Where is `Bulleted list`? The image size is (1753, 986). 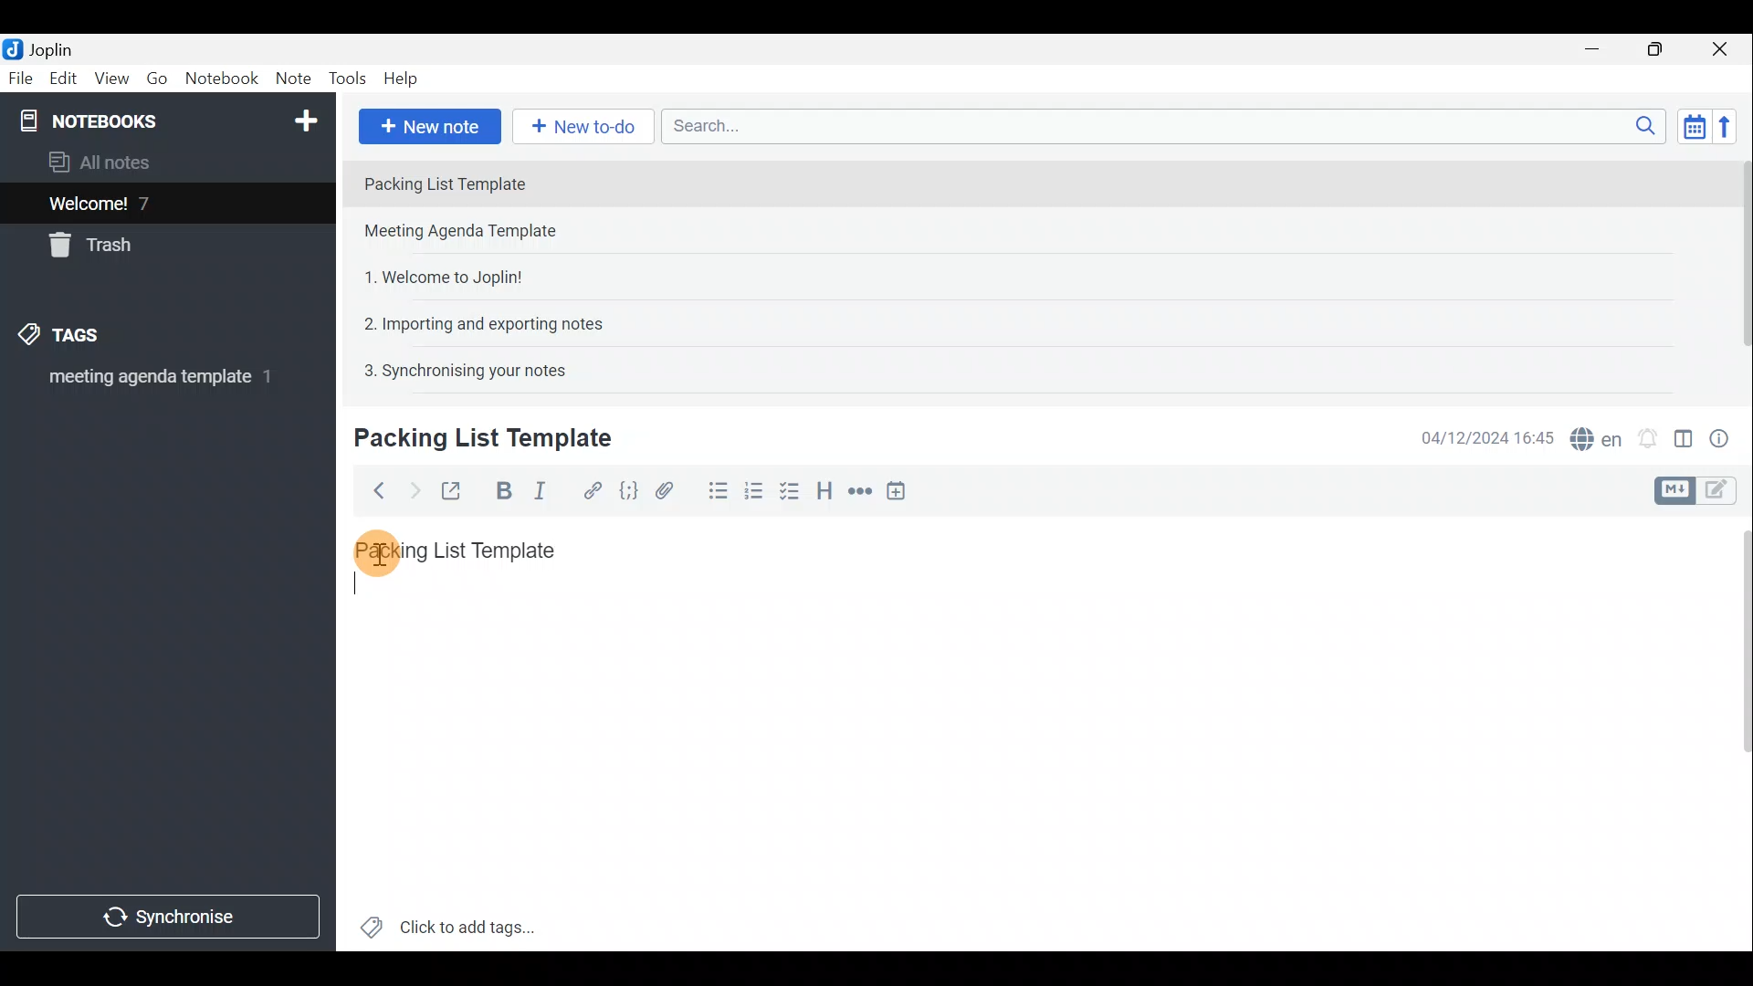 Bulleted list is located at coordinates (714, 494).